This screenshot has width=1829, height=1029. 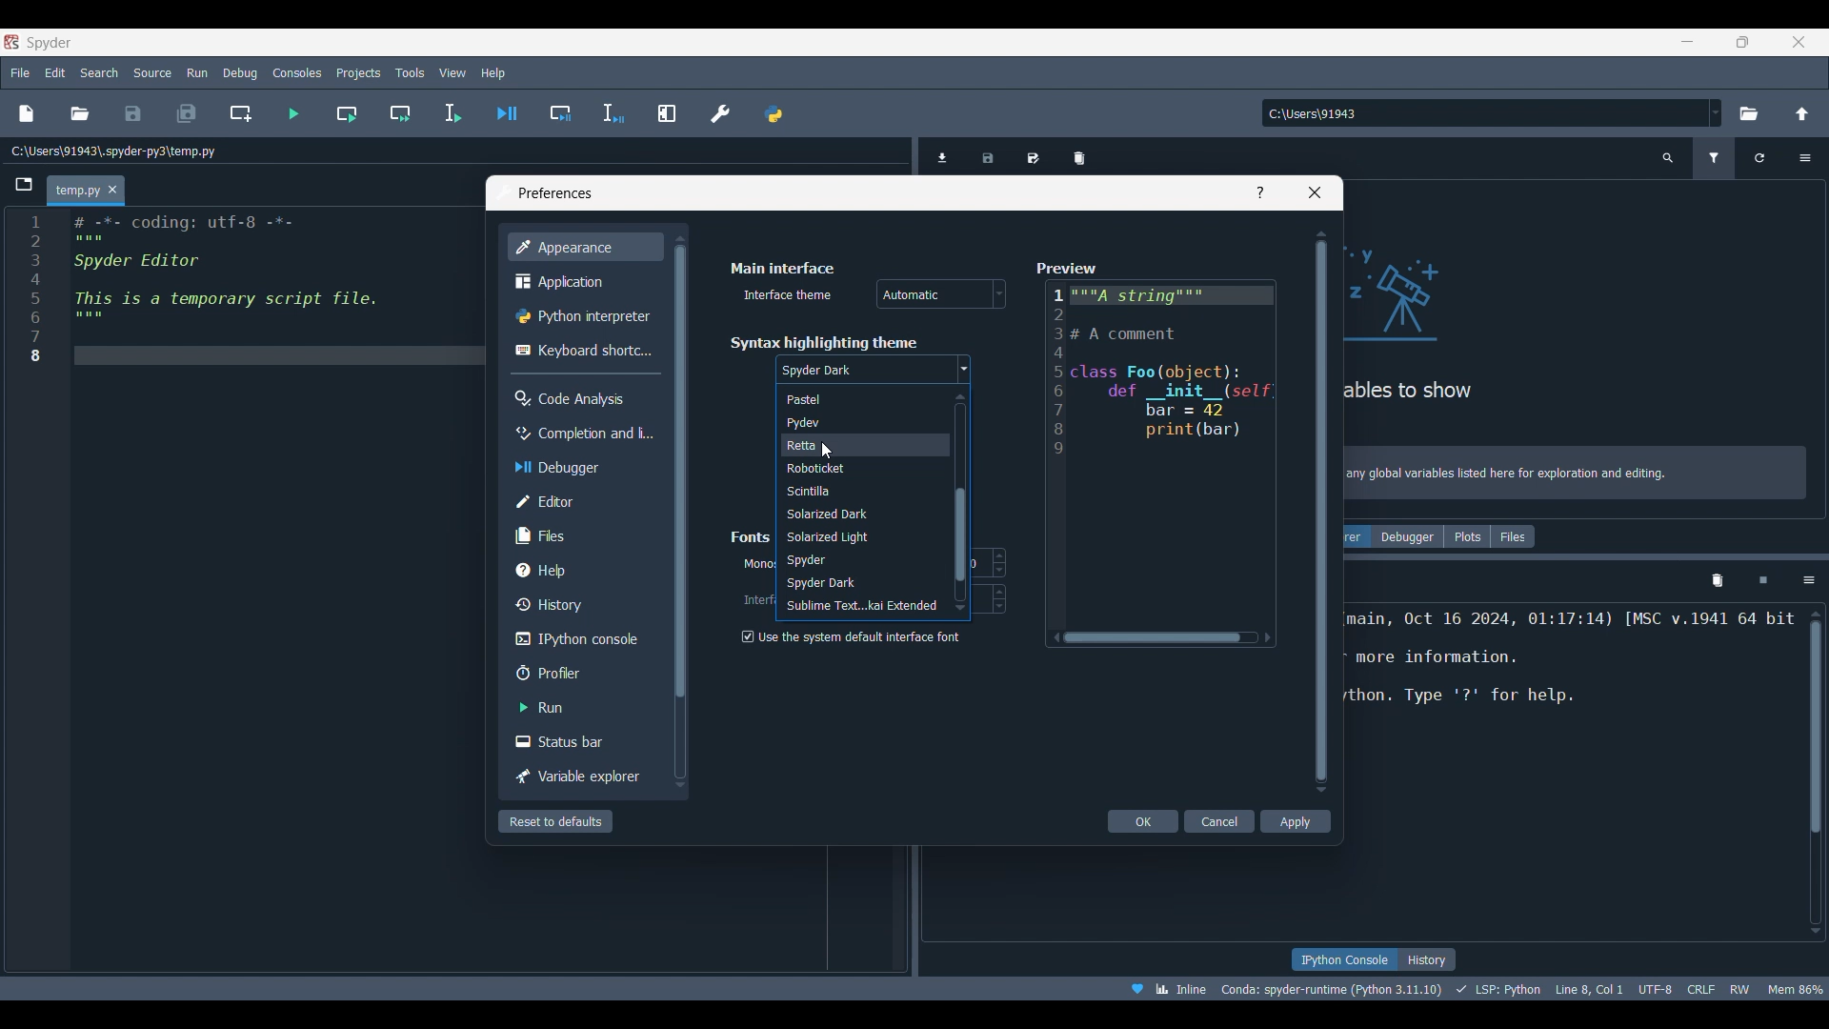 I want to click on Section title, so click(x=782, y=268).